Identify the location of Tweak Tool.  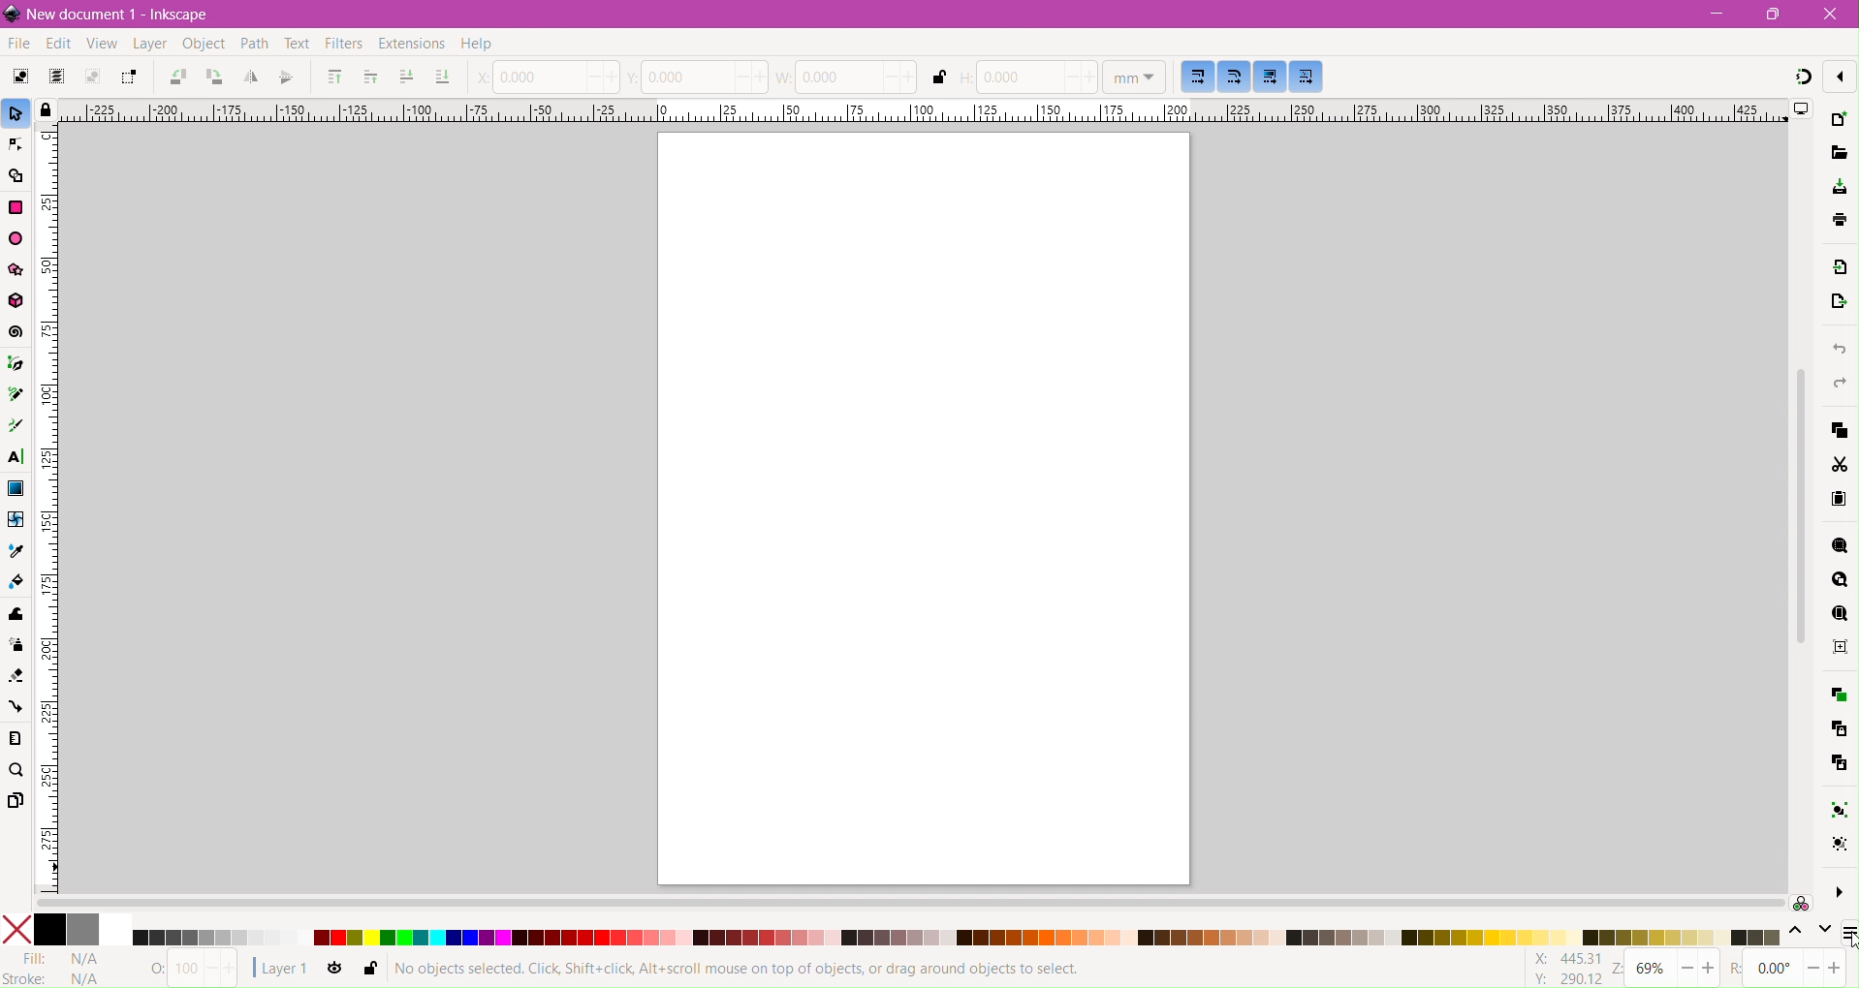
(16, 615).